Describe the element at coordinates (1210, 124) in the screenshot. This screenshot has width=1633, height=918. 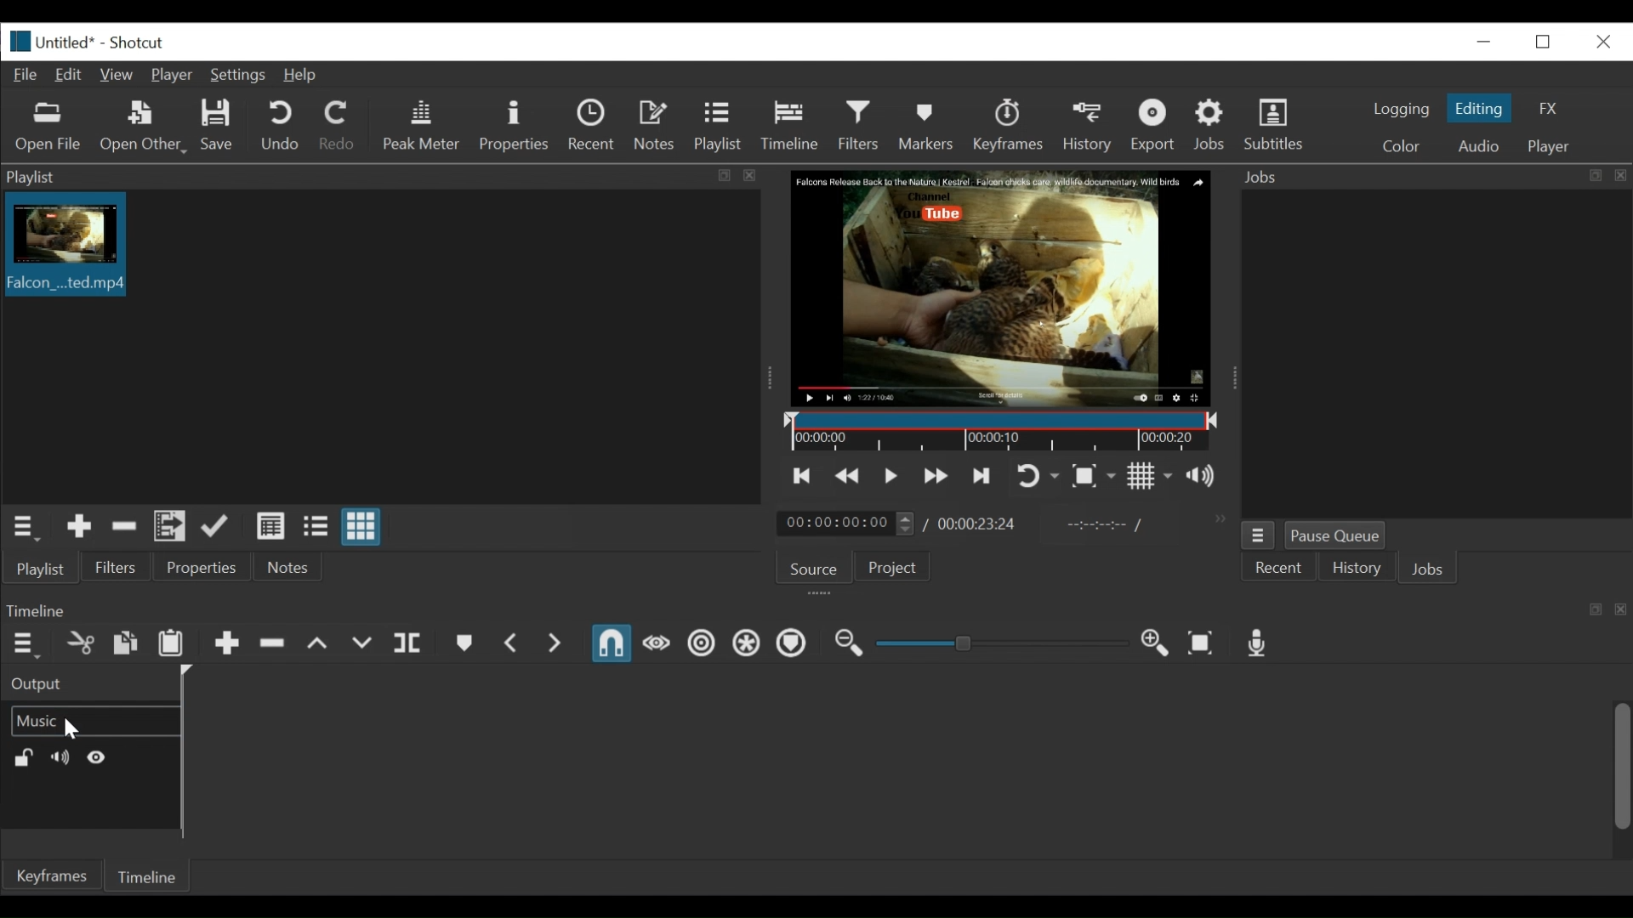
I see `Jobs` at that location.